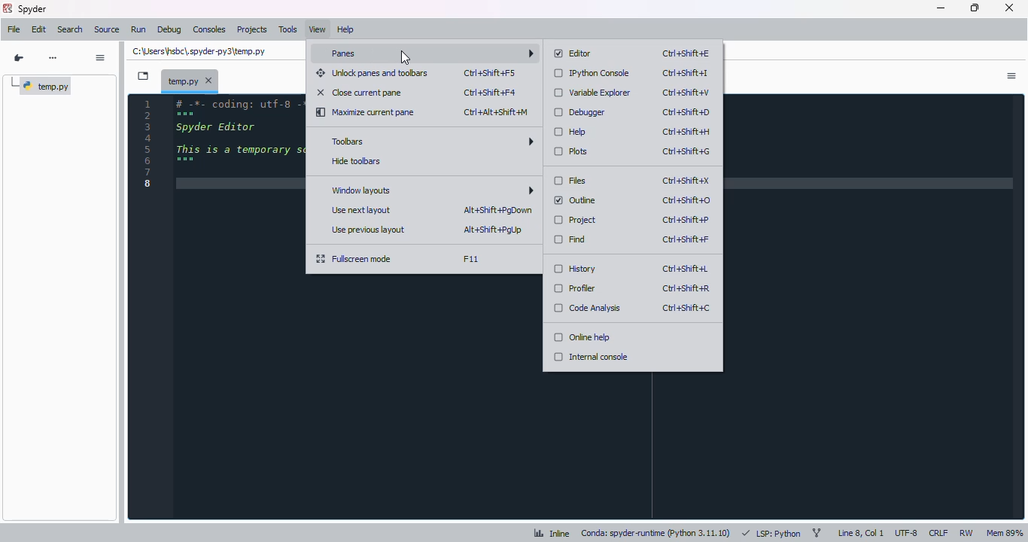 Image resolution: width=1028 pixels, height=542 pixels. I want to click on minimize, so click(941, 8).